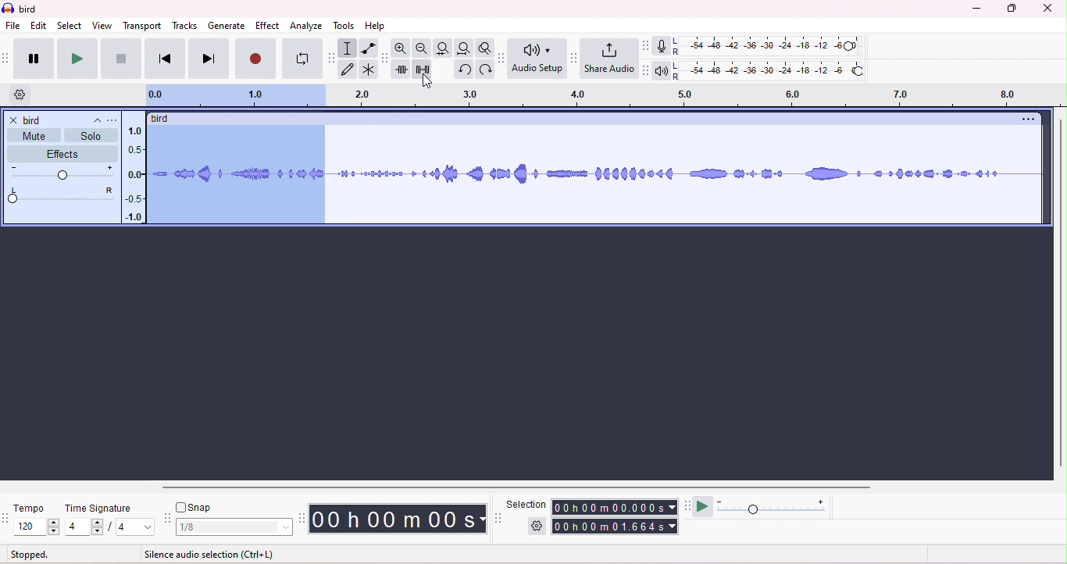 This screenshot has height=564, width=1067. Describe the element at coordinates (7, 515) in the screenshot. I see `time signature toolbar` at that location.